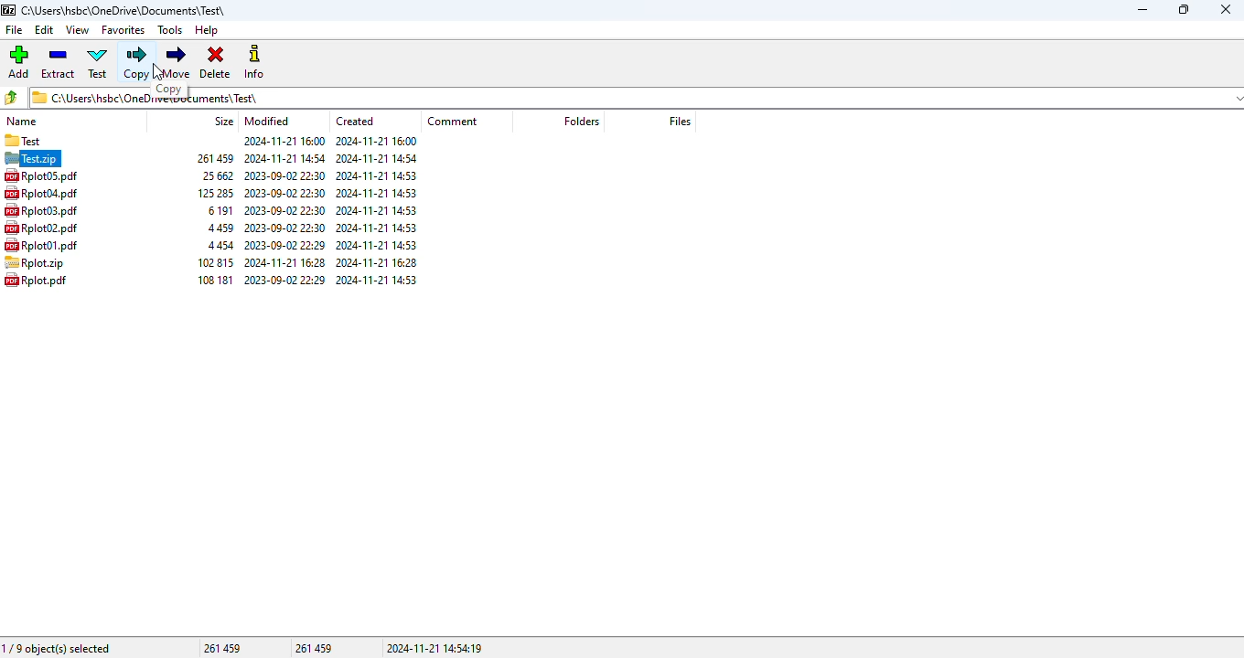 The height and width of the screenshot is (658, 1244). I want to click on modified date & time, so click(284, 280).